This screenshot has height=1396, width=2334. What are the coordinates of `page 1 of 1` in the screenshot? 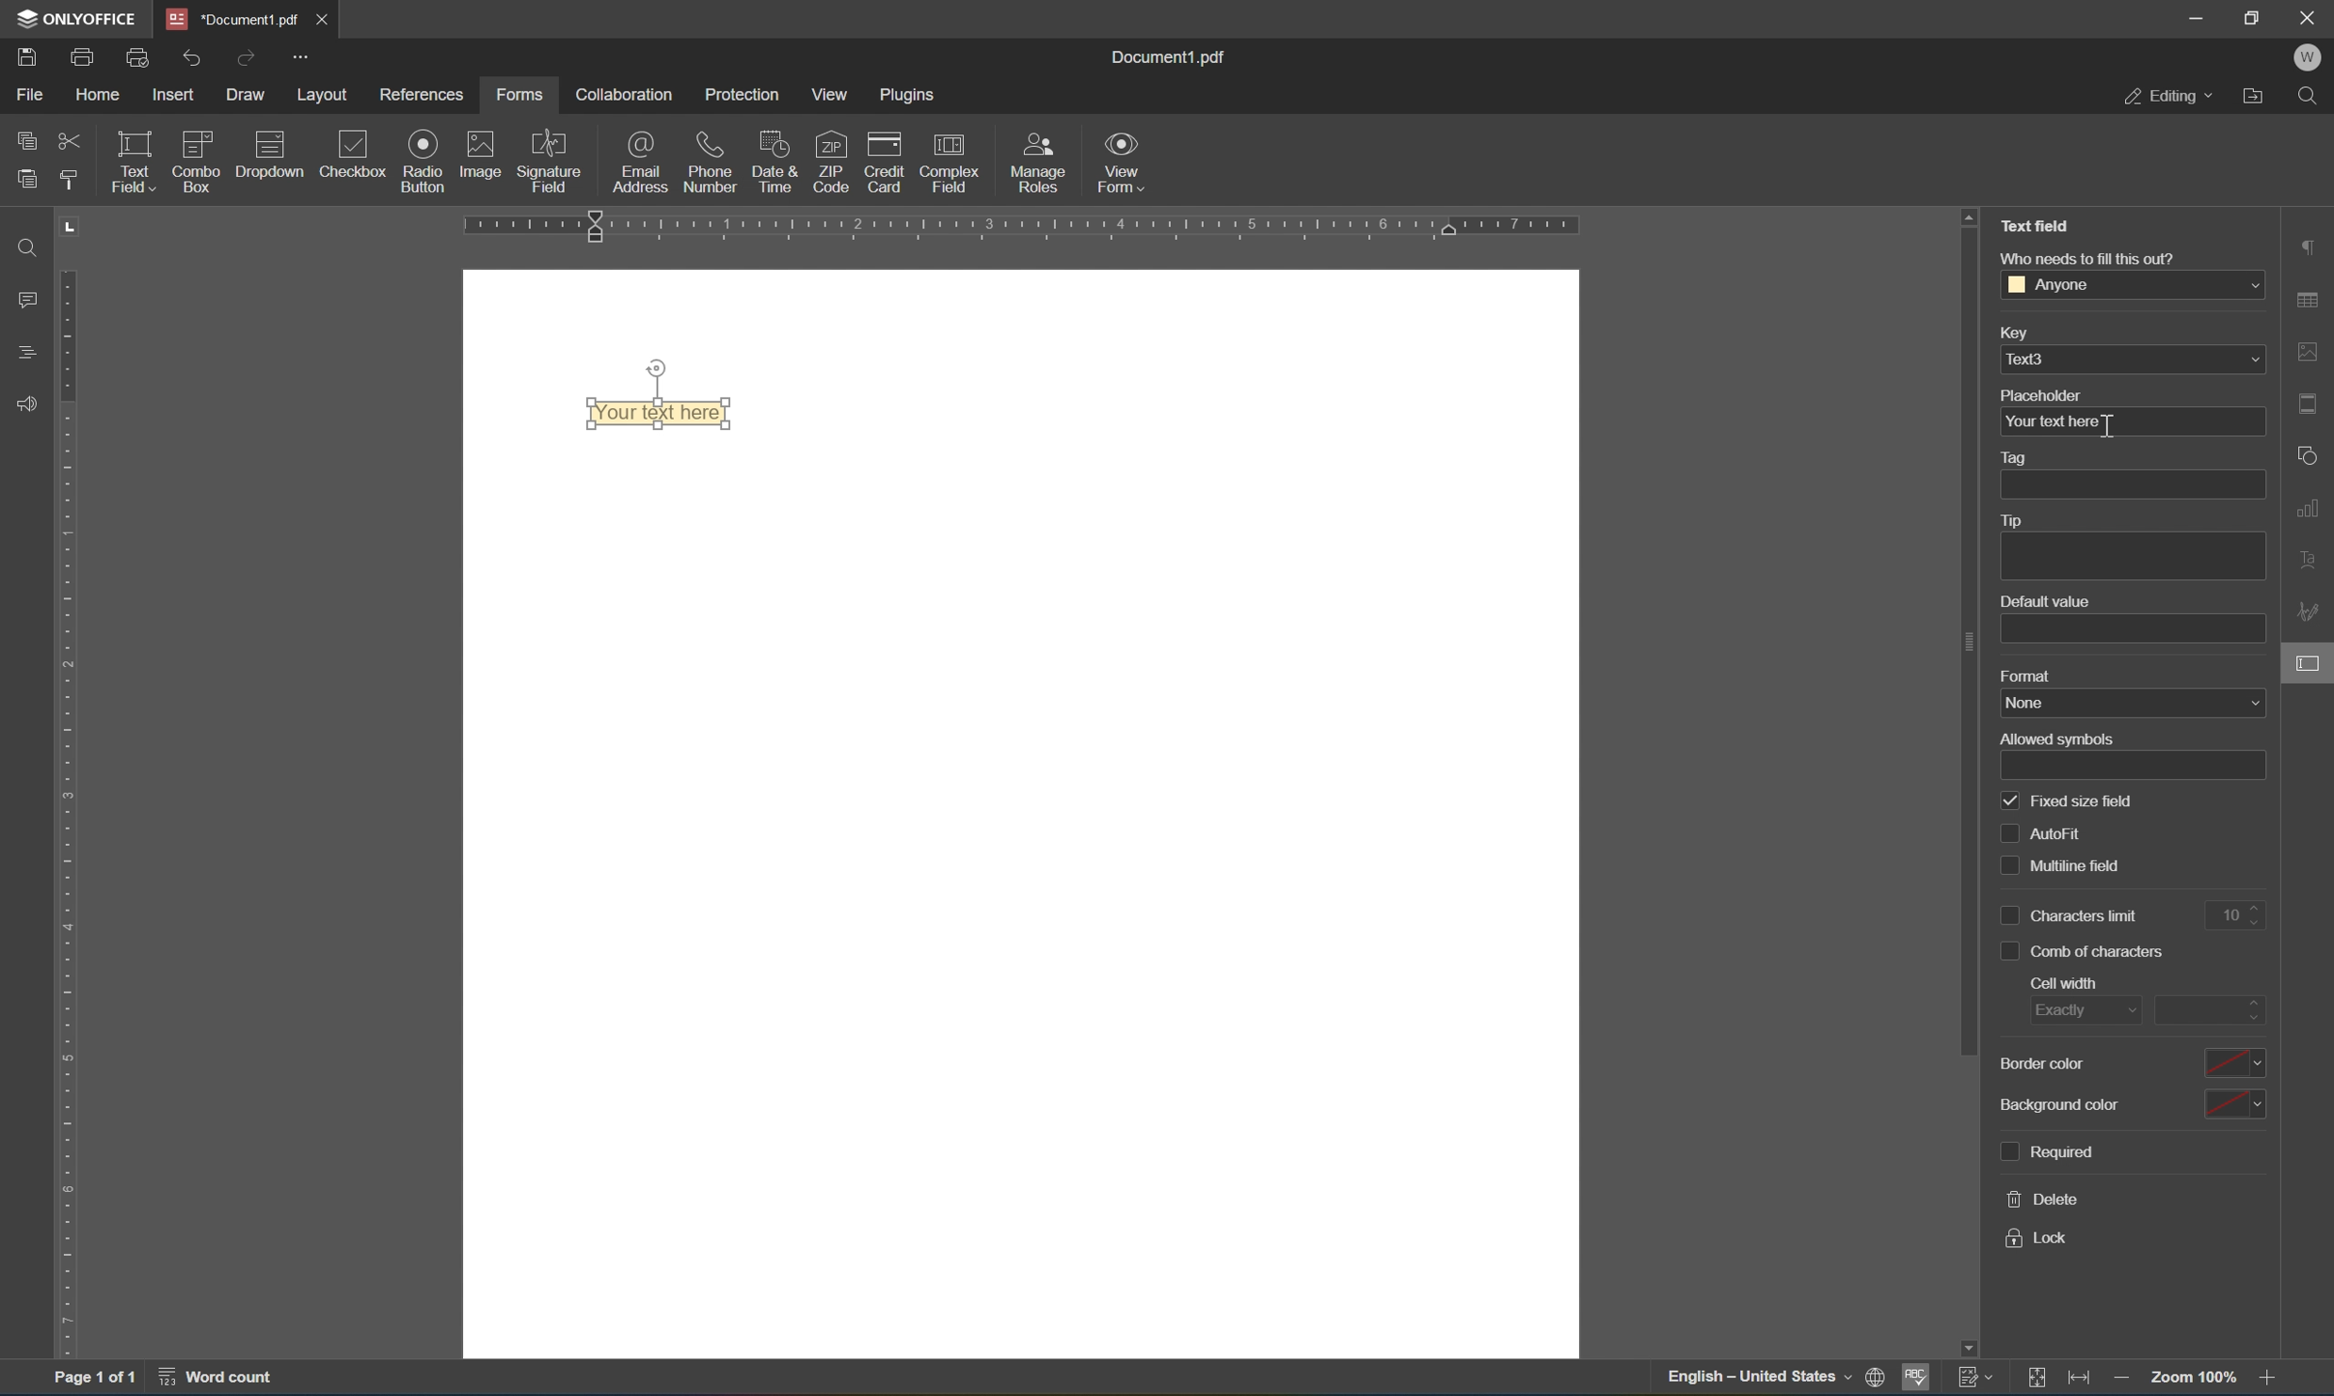 It's located at (88, 1378).